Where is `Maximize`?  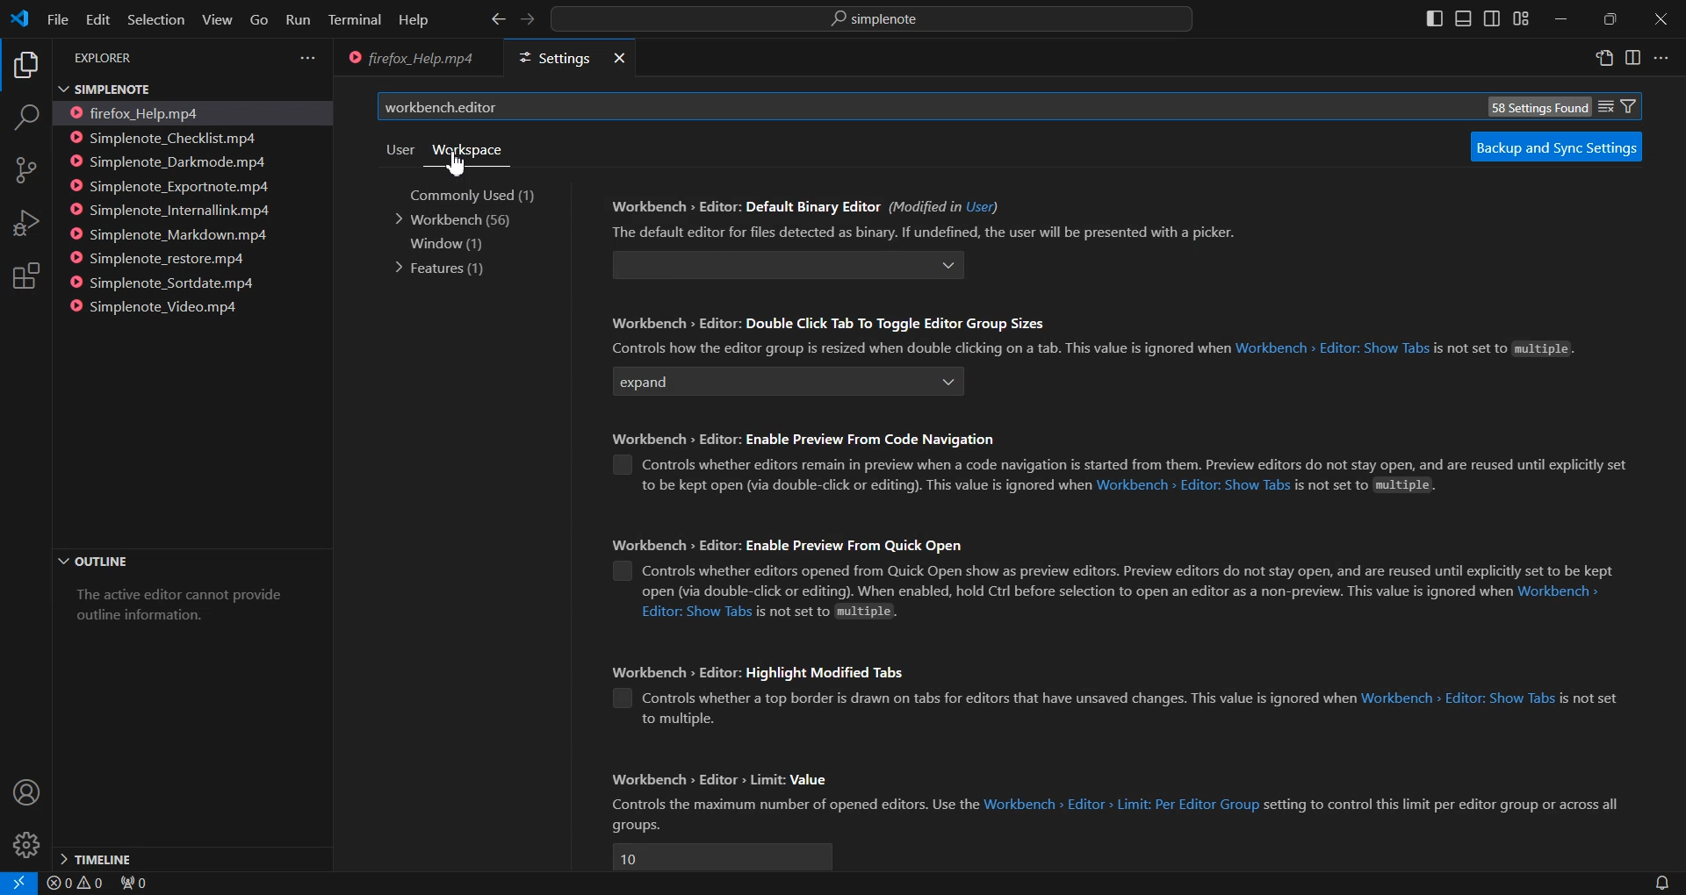
Maximize is located at coordinates (1610, 19).